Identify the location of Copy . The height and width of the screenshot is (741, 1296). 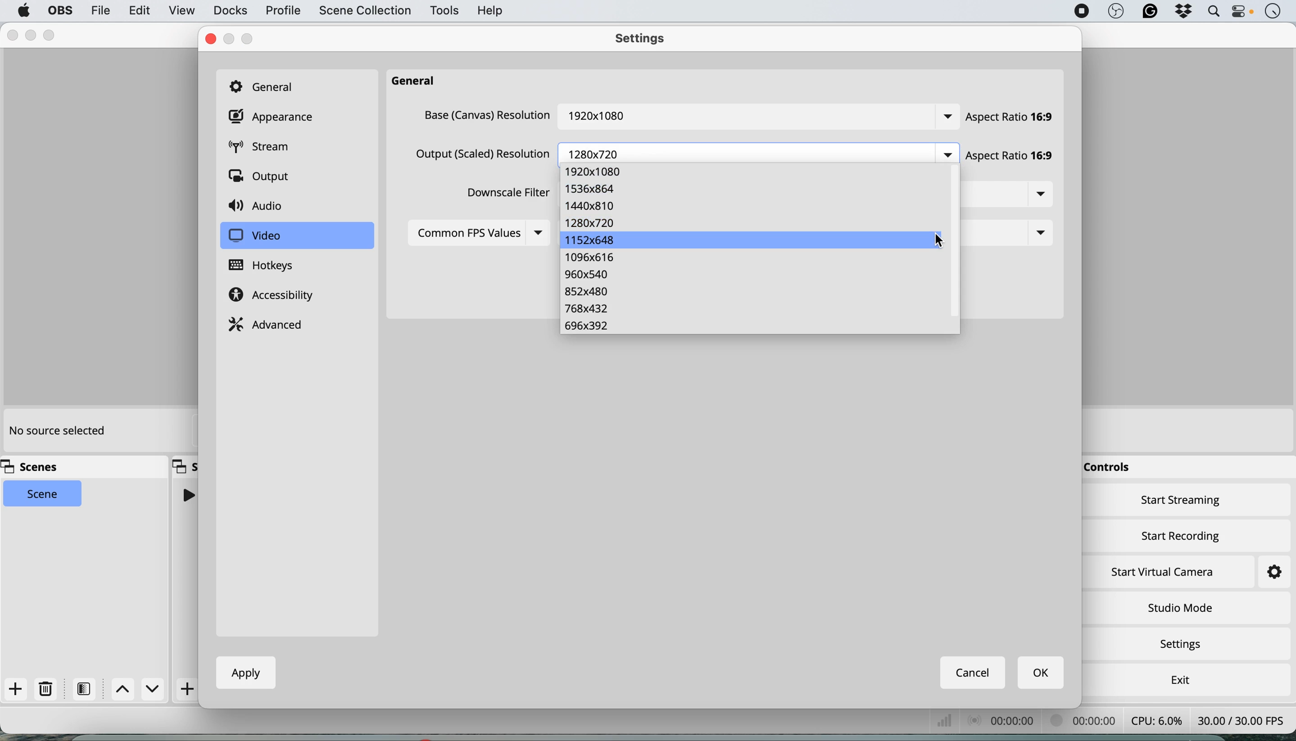
(185, 465).